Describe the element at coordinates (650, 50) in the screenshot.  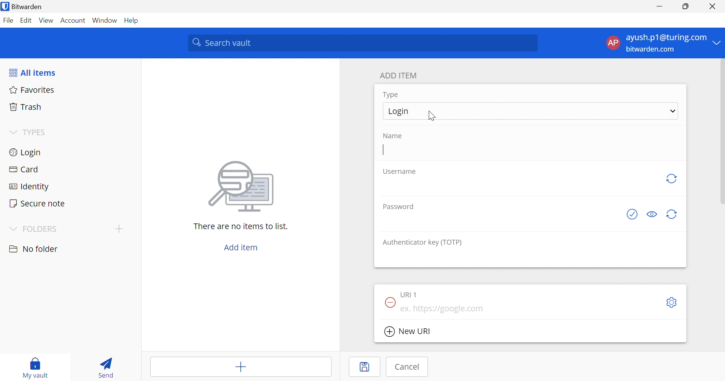
I see `bitwarden.com` at that location.